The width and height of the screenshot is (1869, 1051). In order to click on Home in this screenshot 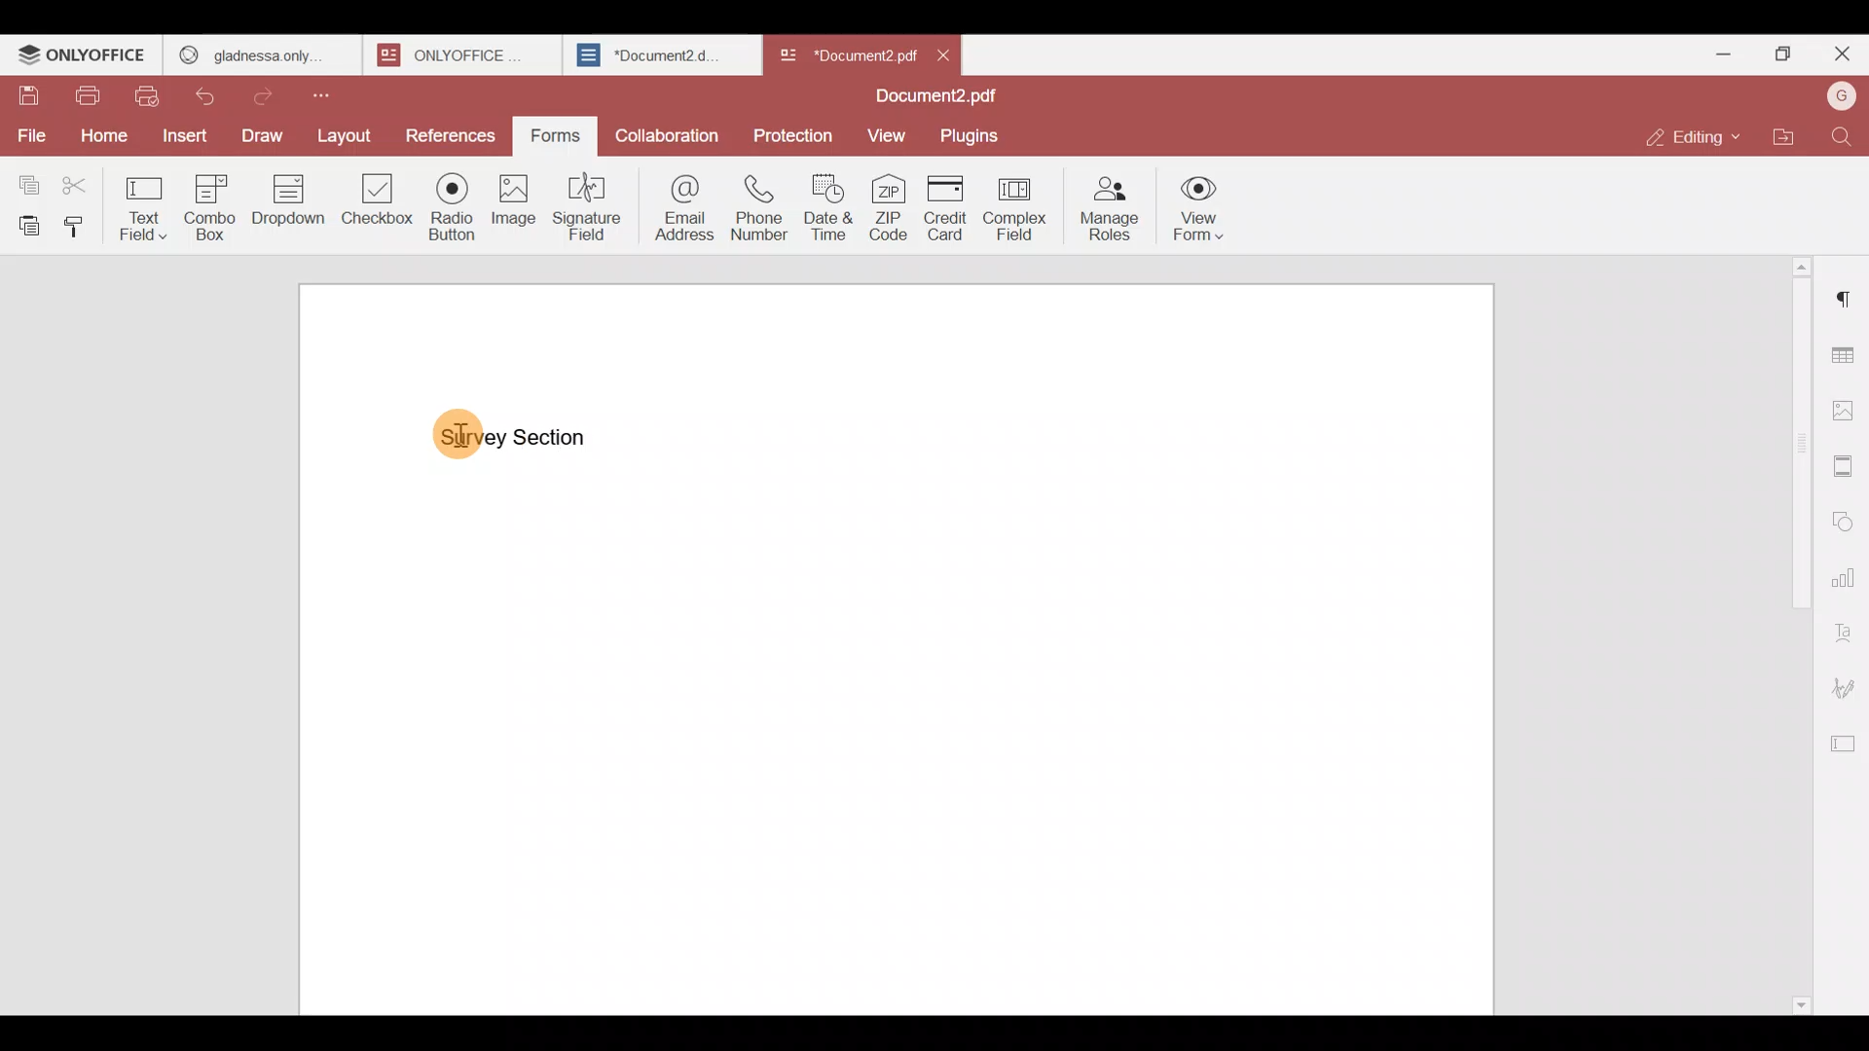, I will do `click(101, 133)`.